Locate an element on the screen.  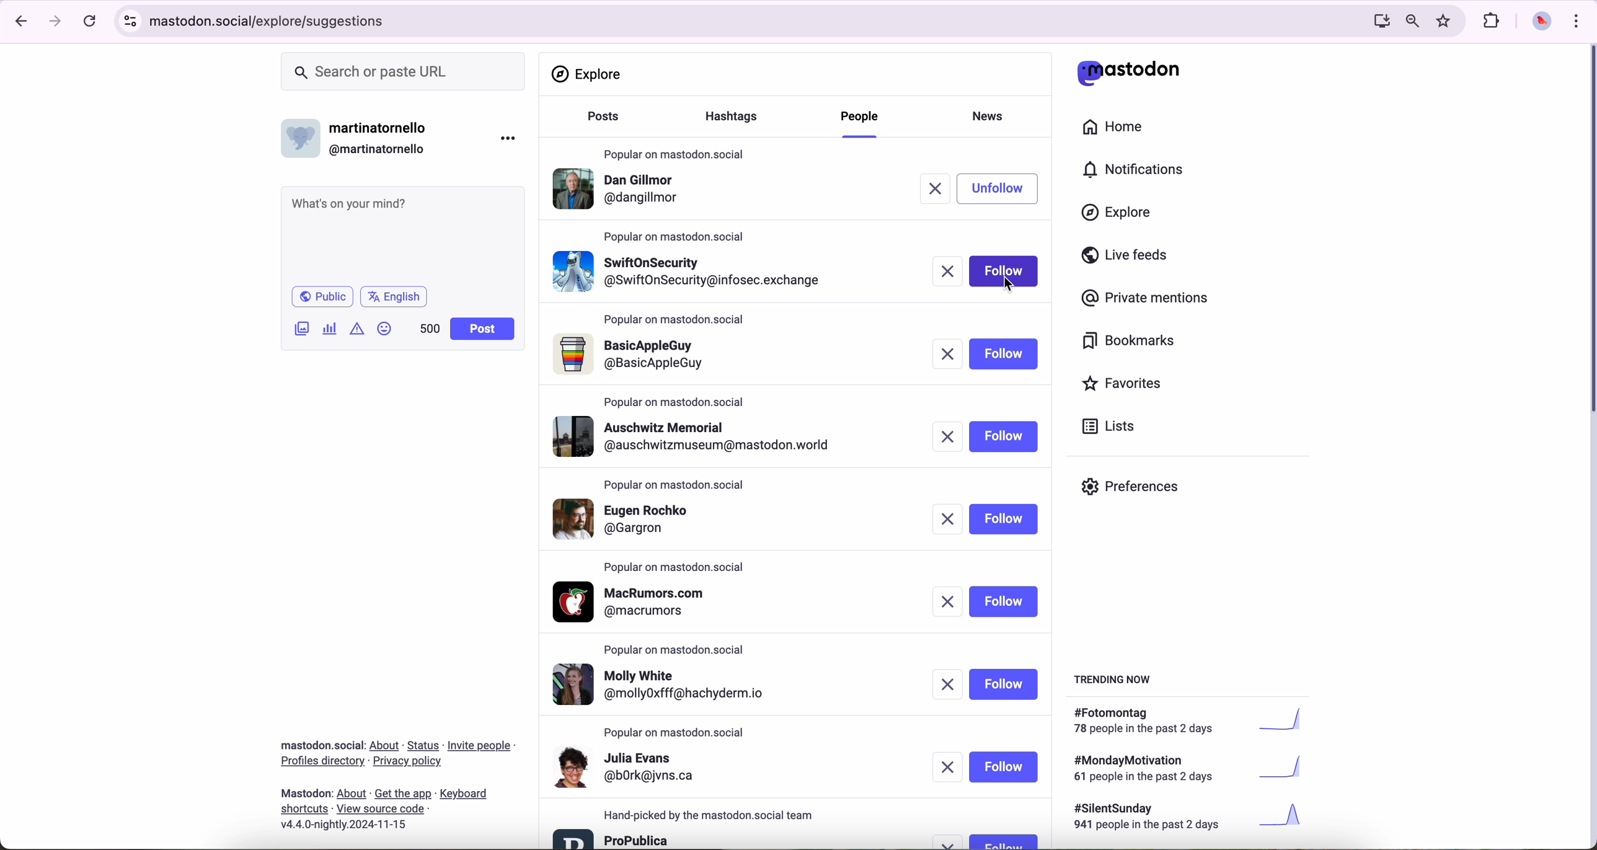
extensions is located at coordinates (1493, 21).